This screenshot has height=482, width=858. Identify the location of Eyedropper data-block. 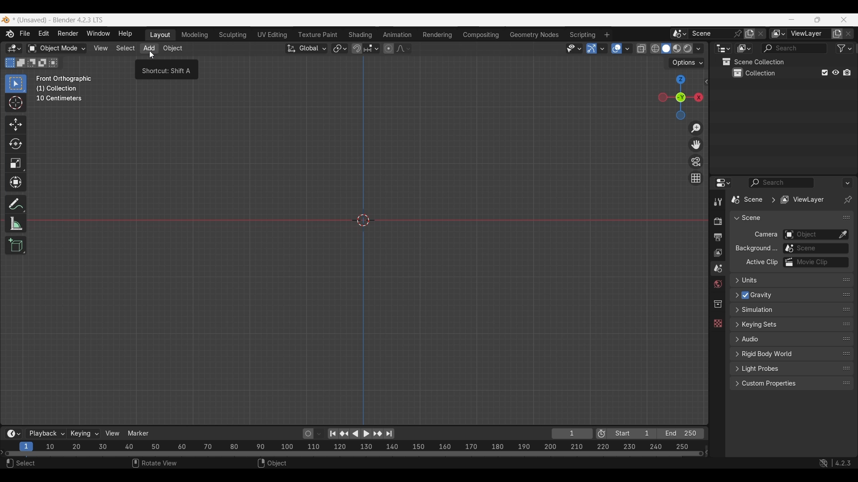
(842, 235).